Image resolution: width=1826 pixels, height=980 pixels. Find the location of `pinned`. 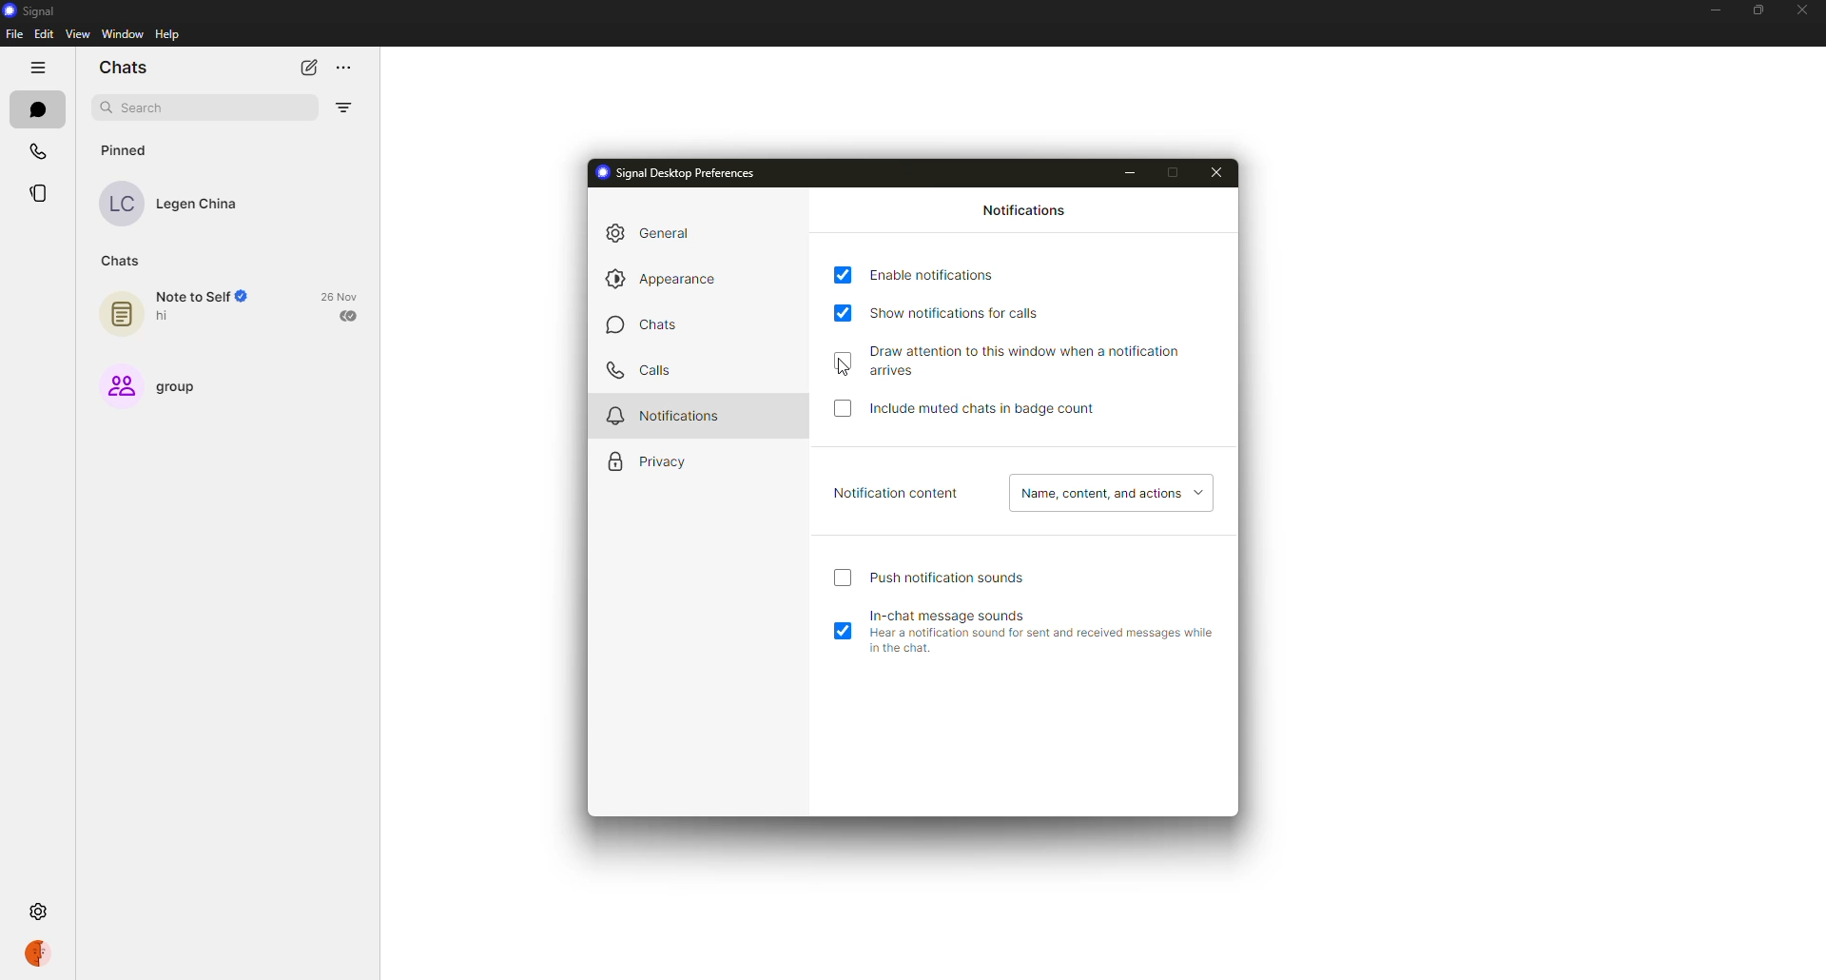

pinned is located at coordinates (129, 149).